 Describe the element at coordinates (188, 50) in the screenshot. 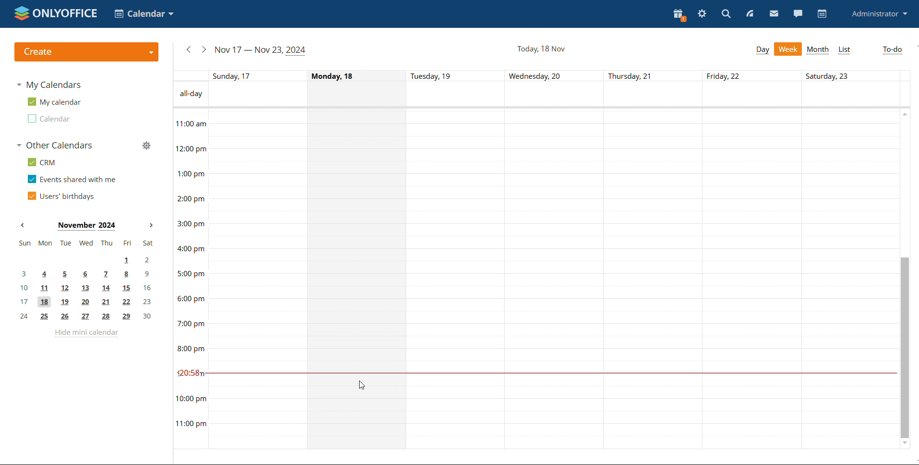

I see `previous week` at that location.